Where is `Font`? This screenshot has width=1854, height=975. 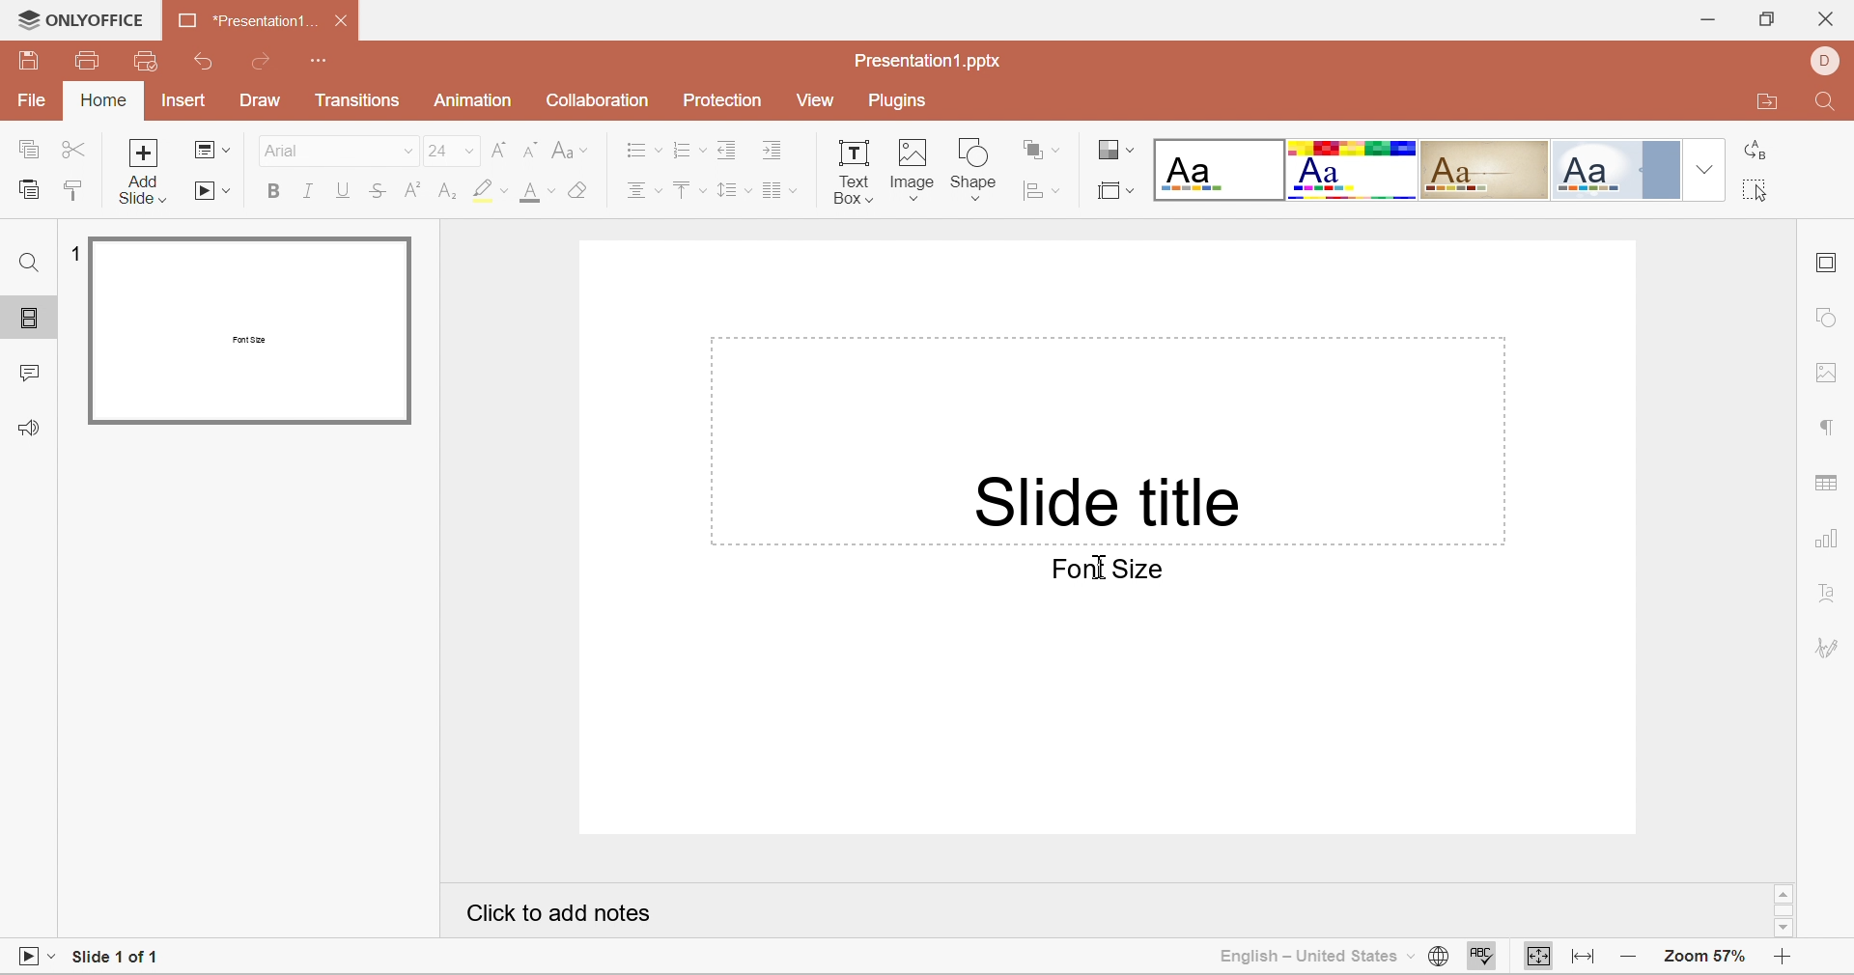 Font is located at coordinates (282, 150).